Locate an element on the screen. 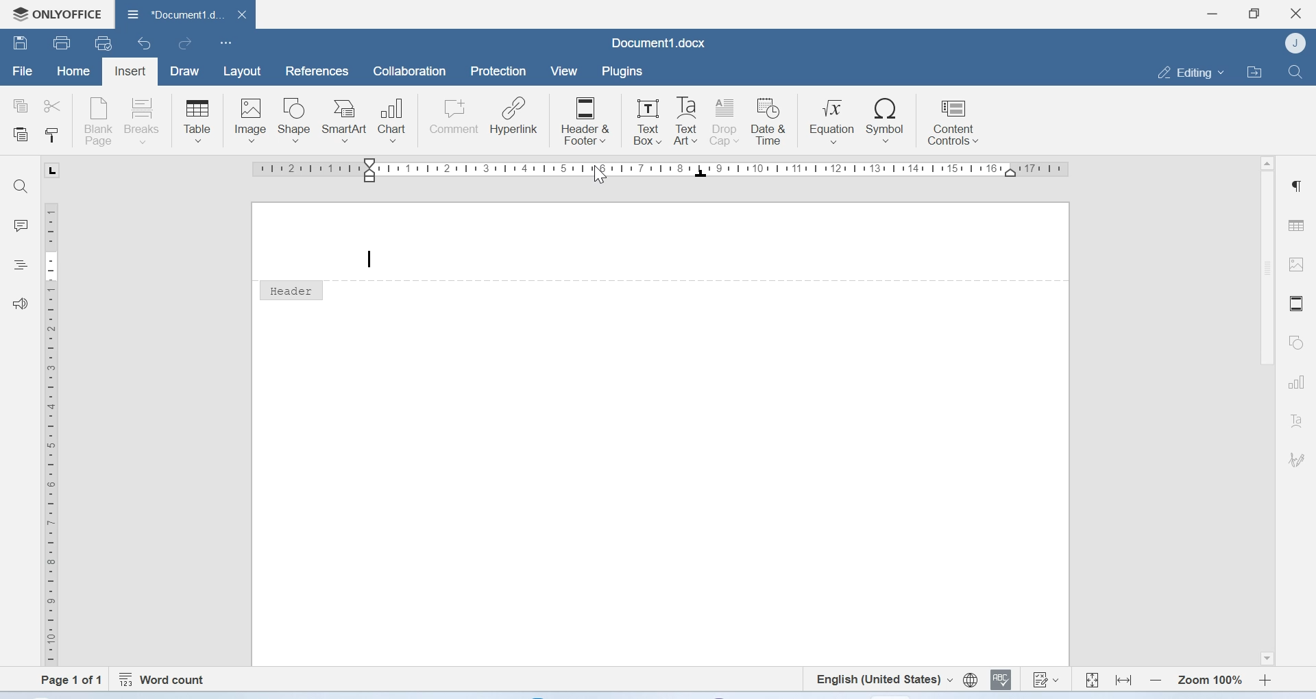 Image resolution: width=1316 pixels, height=699 pixels. Customize Quick Access Toolbar is located at coordinates (226, 44).